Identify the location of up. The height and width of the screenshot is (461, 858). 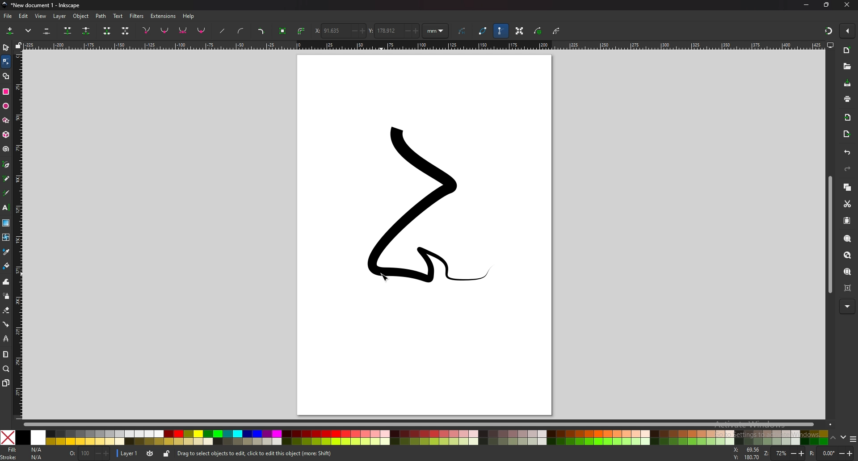
(833, 438).